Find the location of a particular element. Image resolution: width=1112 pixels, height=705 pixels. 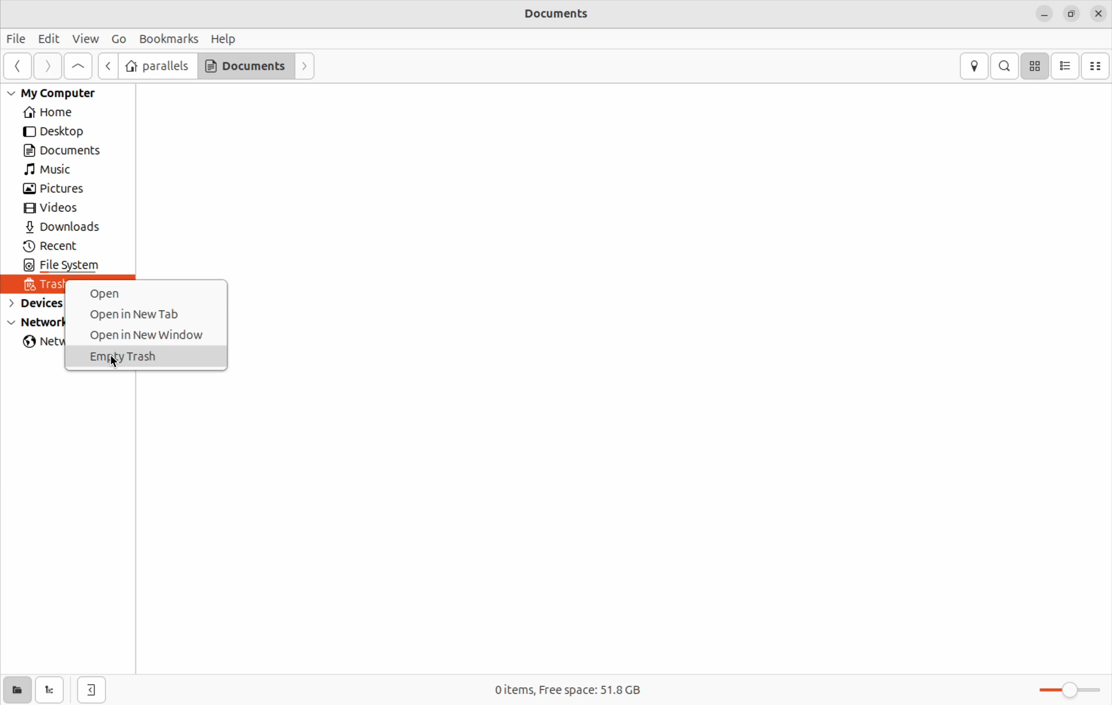

Book marks is located at coordinates (169, 37).